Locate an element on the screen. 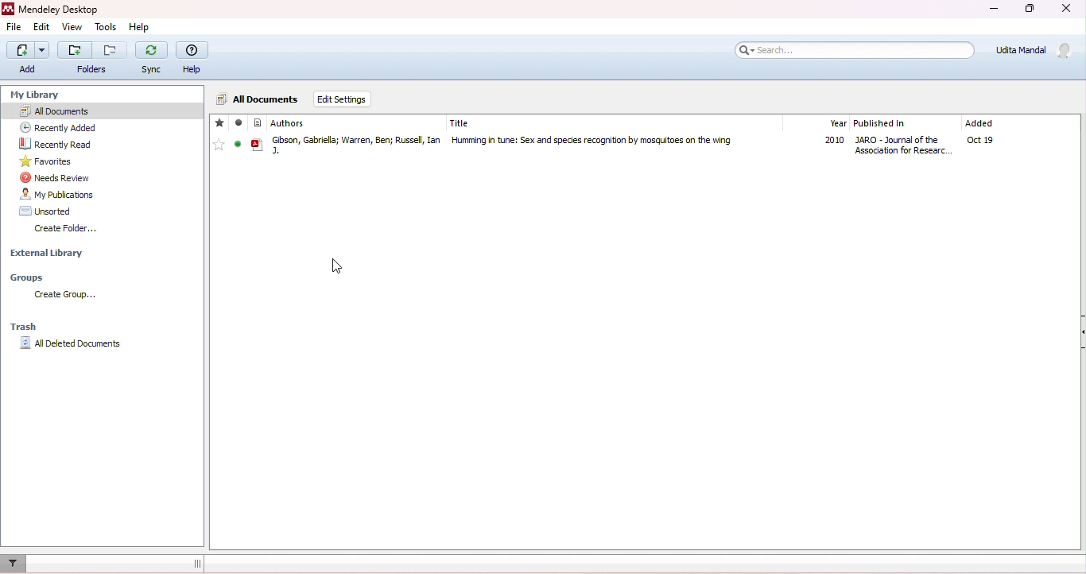 This screenshot has height=574, width=1086. dragging line is located at coordinates (197, 564).